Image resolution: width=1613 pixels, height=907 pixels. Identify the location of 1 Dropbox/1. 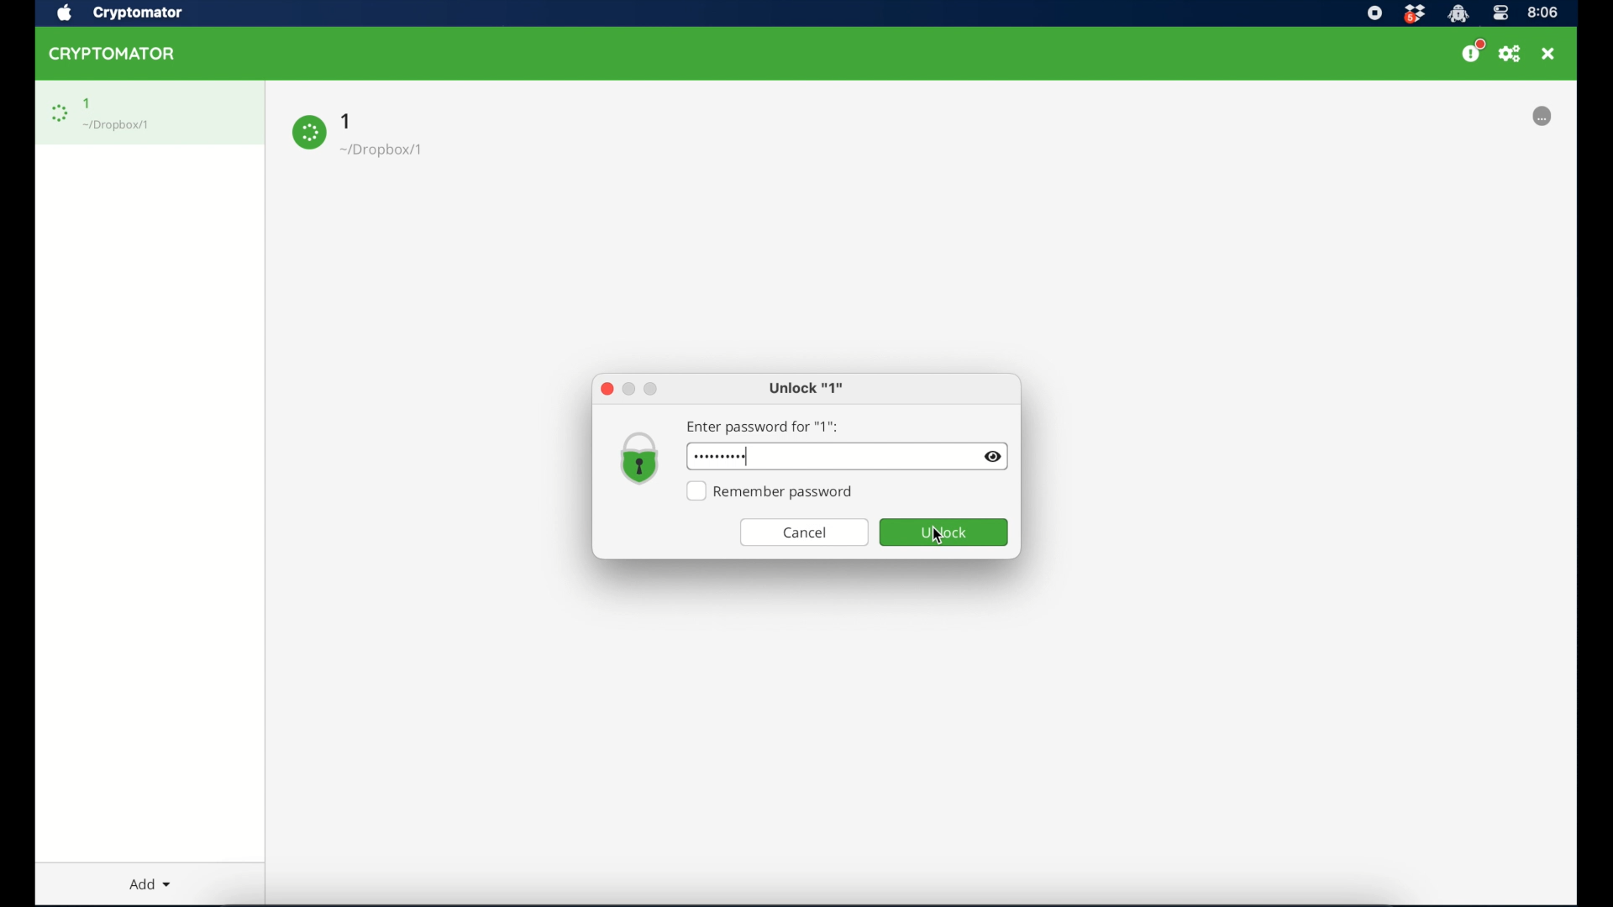
(131, 113).